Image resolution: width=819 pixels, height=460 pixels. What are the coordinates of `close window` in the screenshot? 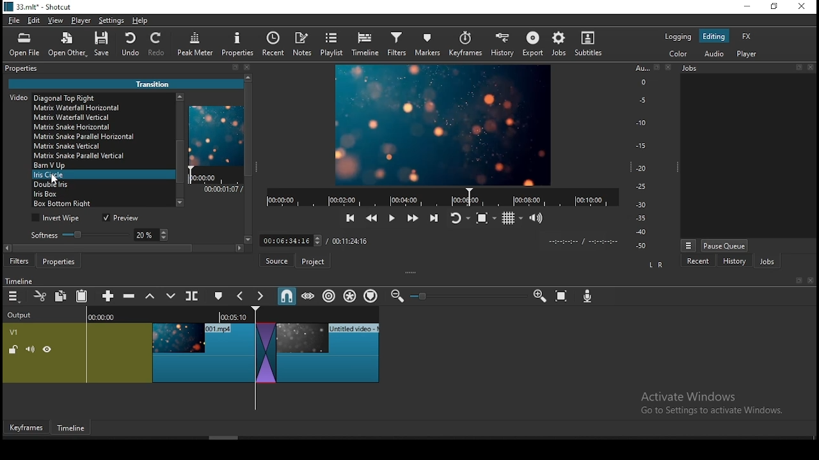 It's located at (801, 7).